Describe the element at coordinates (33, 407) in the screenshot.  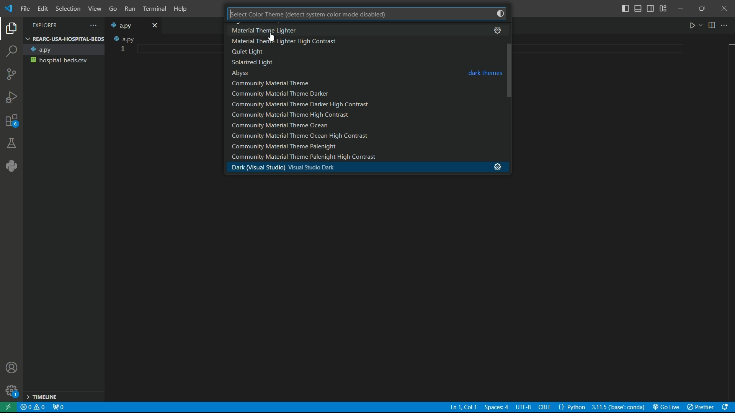
I see `problem or error` at that location.